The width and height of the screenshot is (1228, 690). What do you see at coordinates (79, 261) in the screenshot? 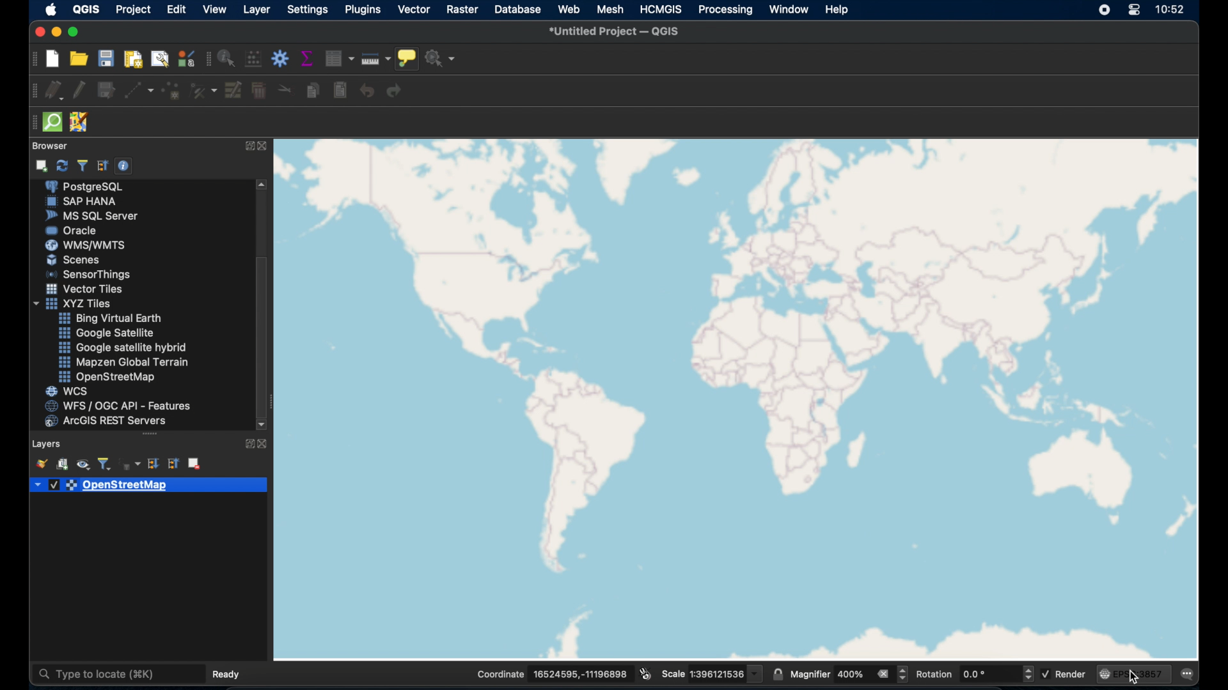
I see `` at bounding box center [79, 261].